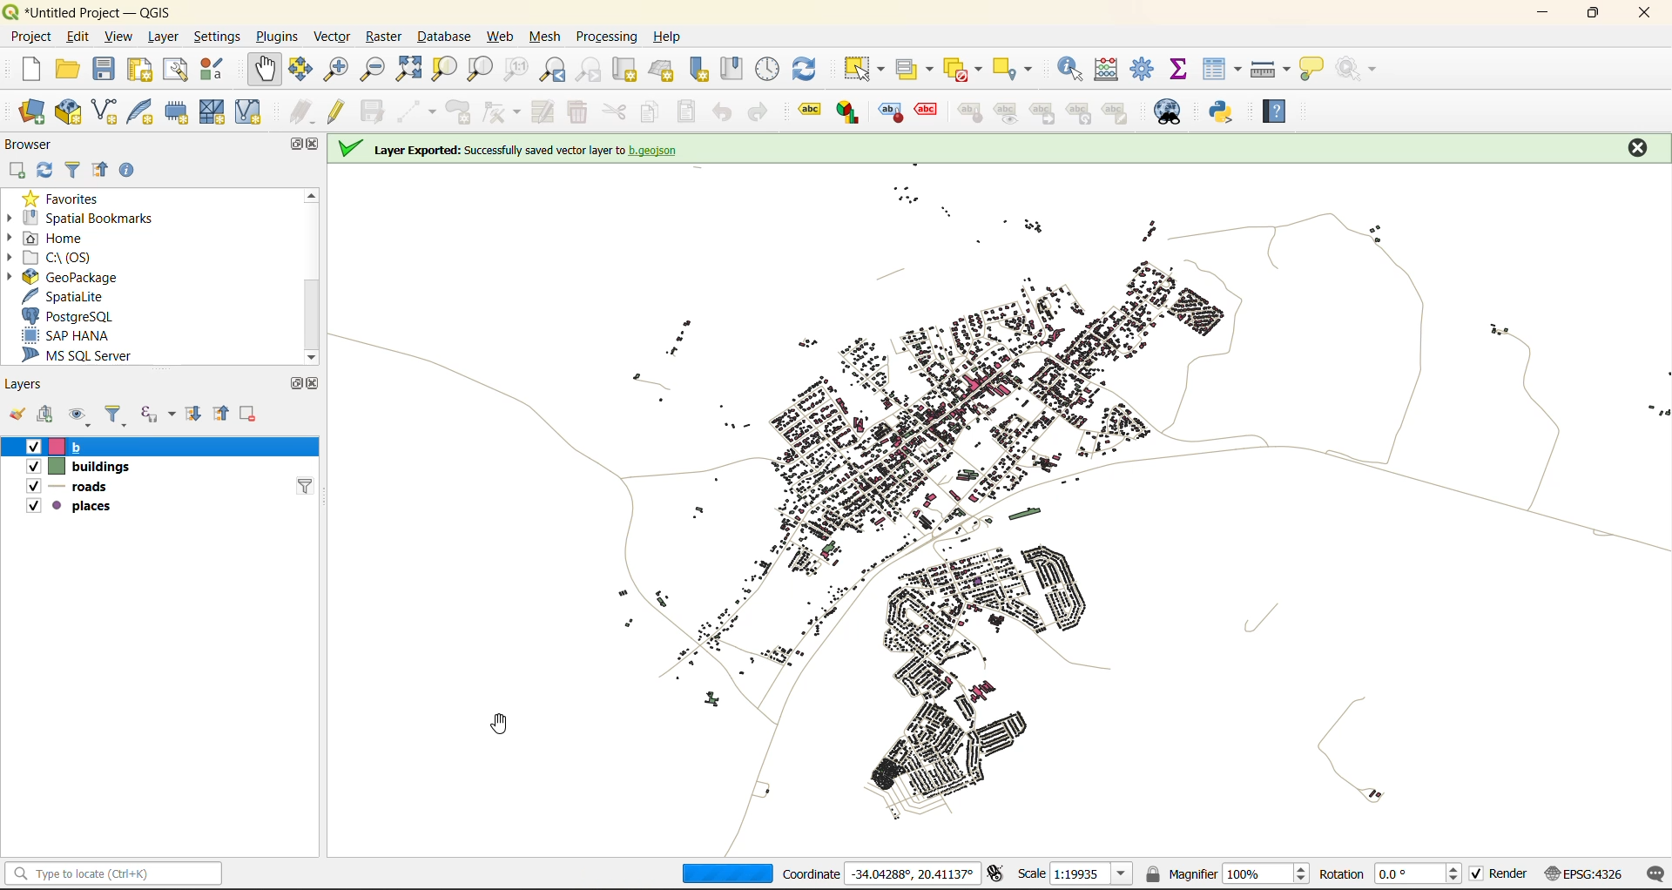 The image size is (1672, 890). I want to click on spatial bookmarks, so click(90, 219).